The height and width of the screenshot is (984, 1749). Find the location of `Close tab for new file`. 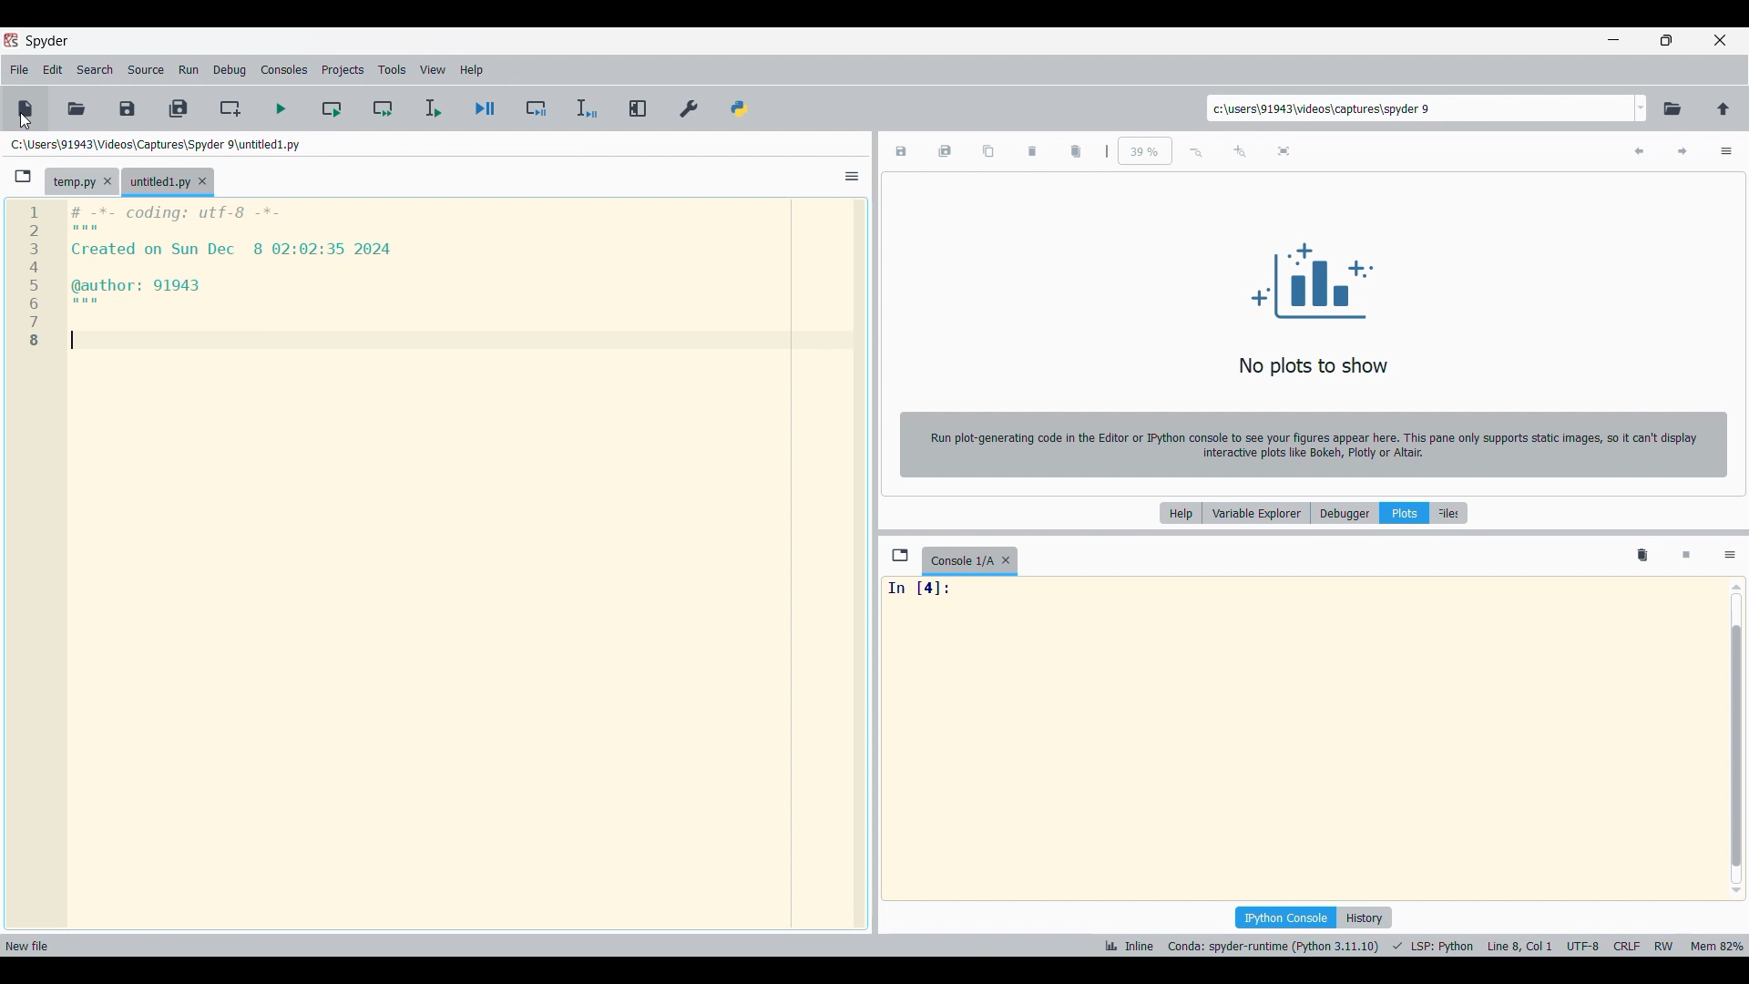

Close tab for new file is located at coordinates (202, 181).